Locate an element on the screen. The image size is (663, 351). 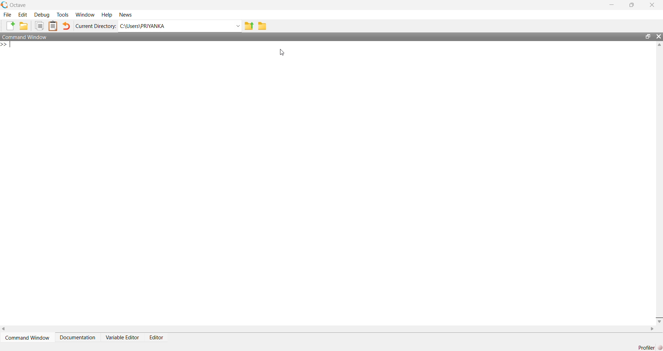
one directory up is located at coordinates (248, 26).